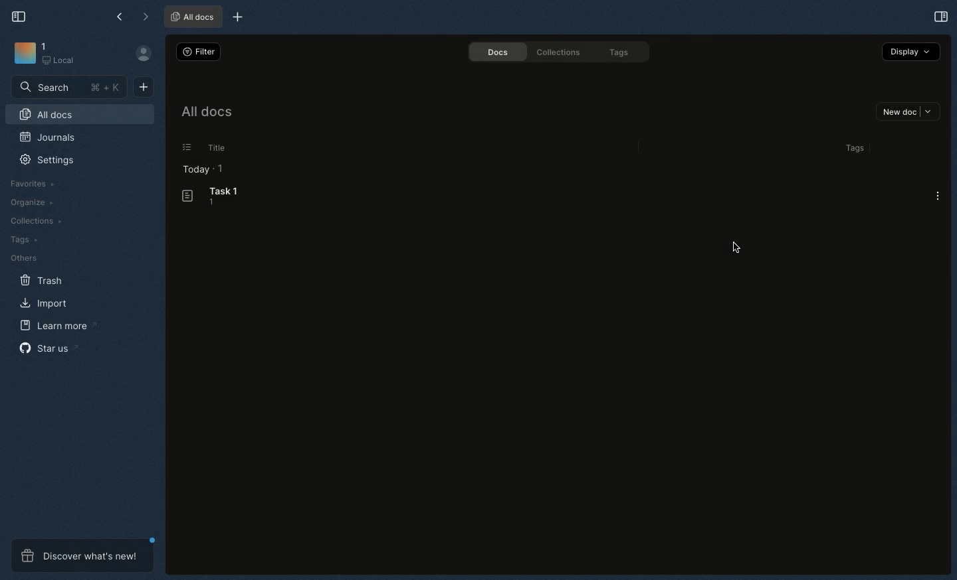 The image size is (957, 580). Describe the element at coordinates (938, 196) in the screenshot. I see `Options` at that location.